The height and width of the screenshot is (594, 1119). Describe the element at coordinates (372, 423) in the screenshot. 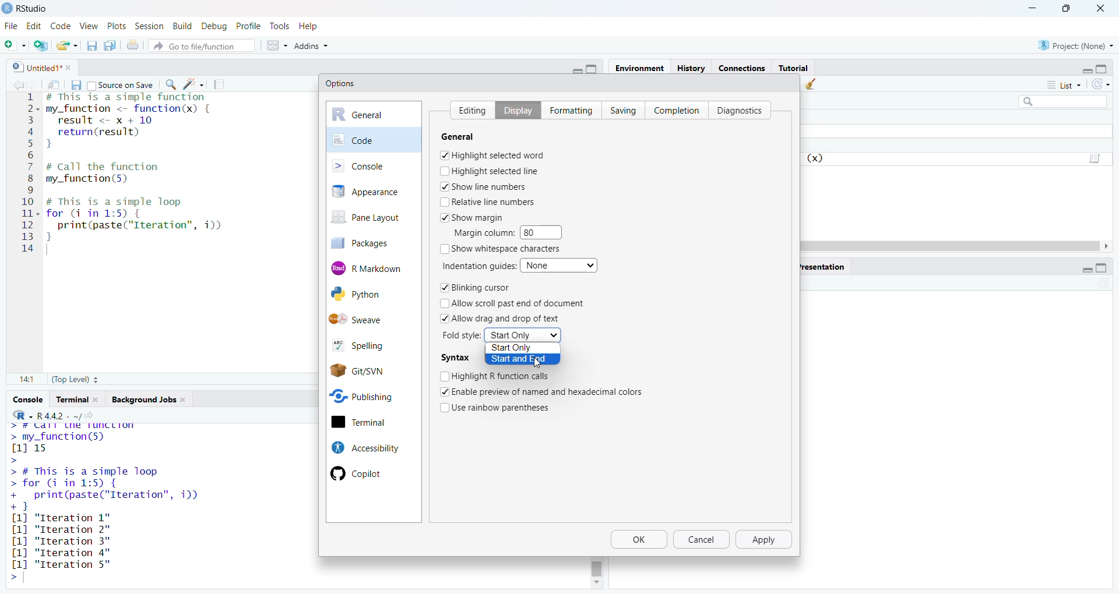

I see `terminal` at that location.